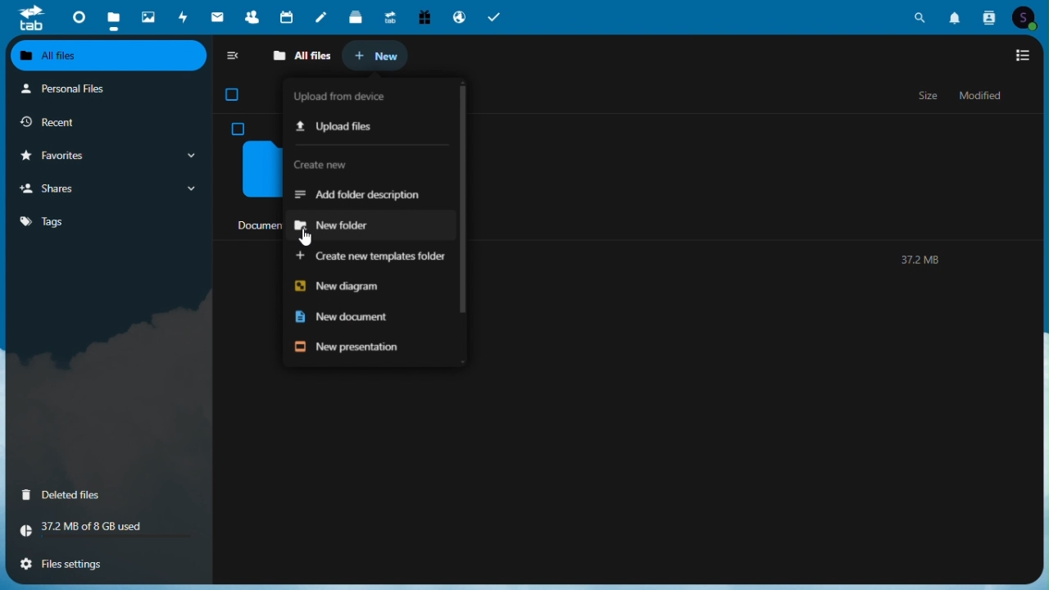 Image resolution: width=1049 pixels, height=590 pixels. What do you see at coordinates (105, 220) in the screenshot?
I see `Tags` at bounding box center [105, 220].